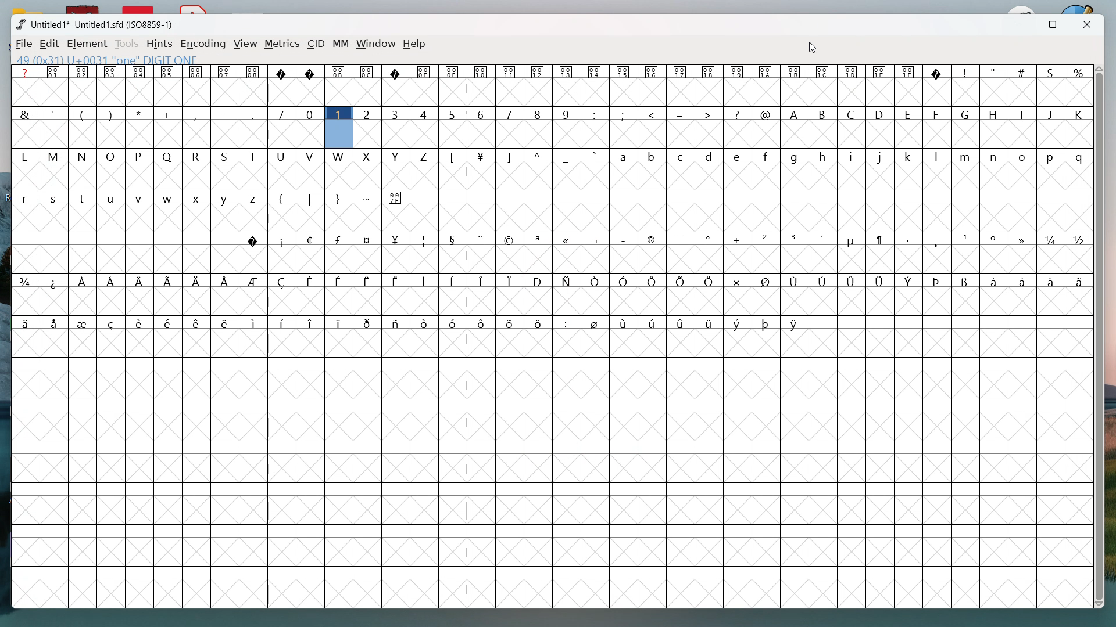 Image resolution: width=1116 pixels, height=627 pixels. What do you see at coordinates (767, 113) in the screenshot?
I see `@` at bounding box center [767, 113].